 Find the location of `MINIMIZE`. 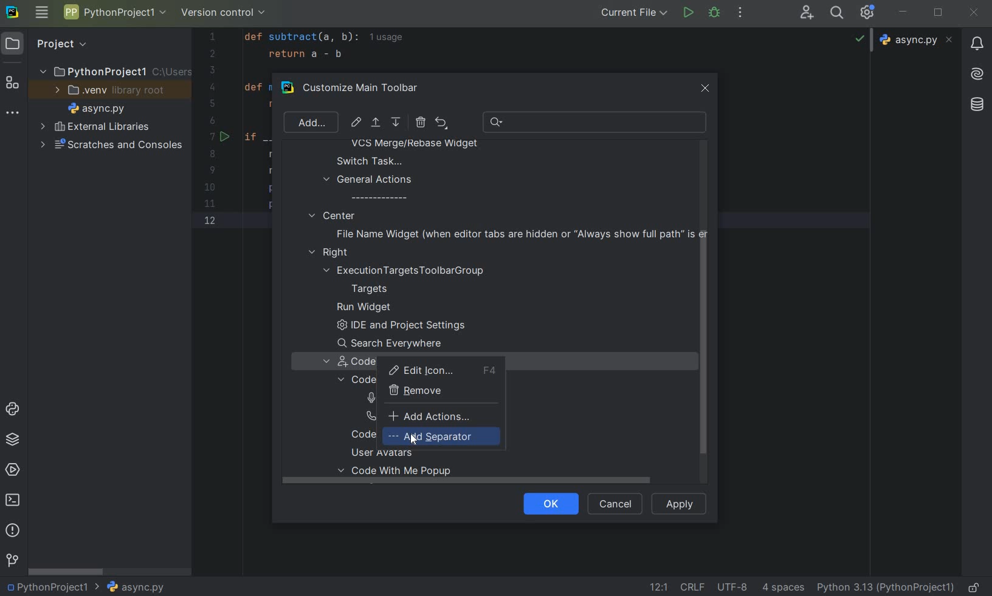

MINIMIZE is located at coordinates (904, 13).